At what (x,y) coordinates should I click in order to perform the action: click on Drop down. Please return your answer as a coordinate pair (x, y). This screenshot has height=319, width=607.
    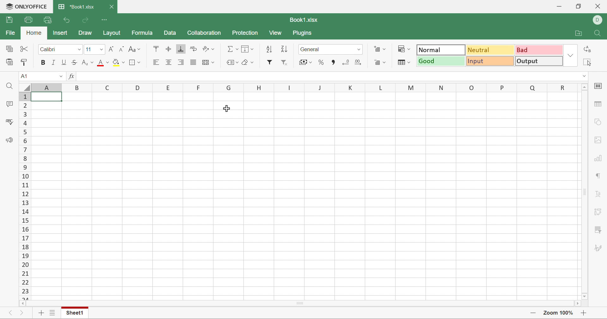
    Looking at the image, I should click on (571, 55).